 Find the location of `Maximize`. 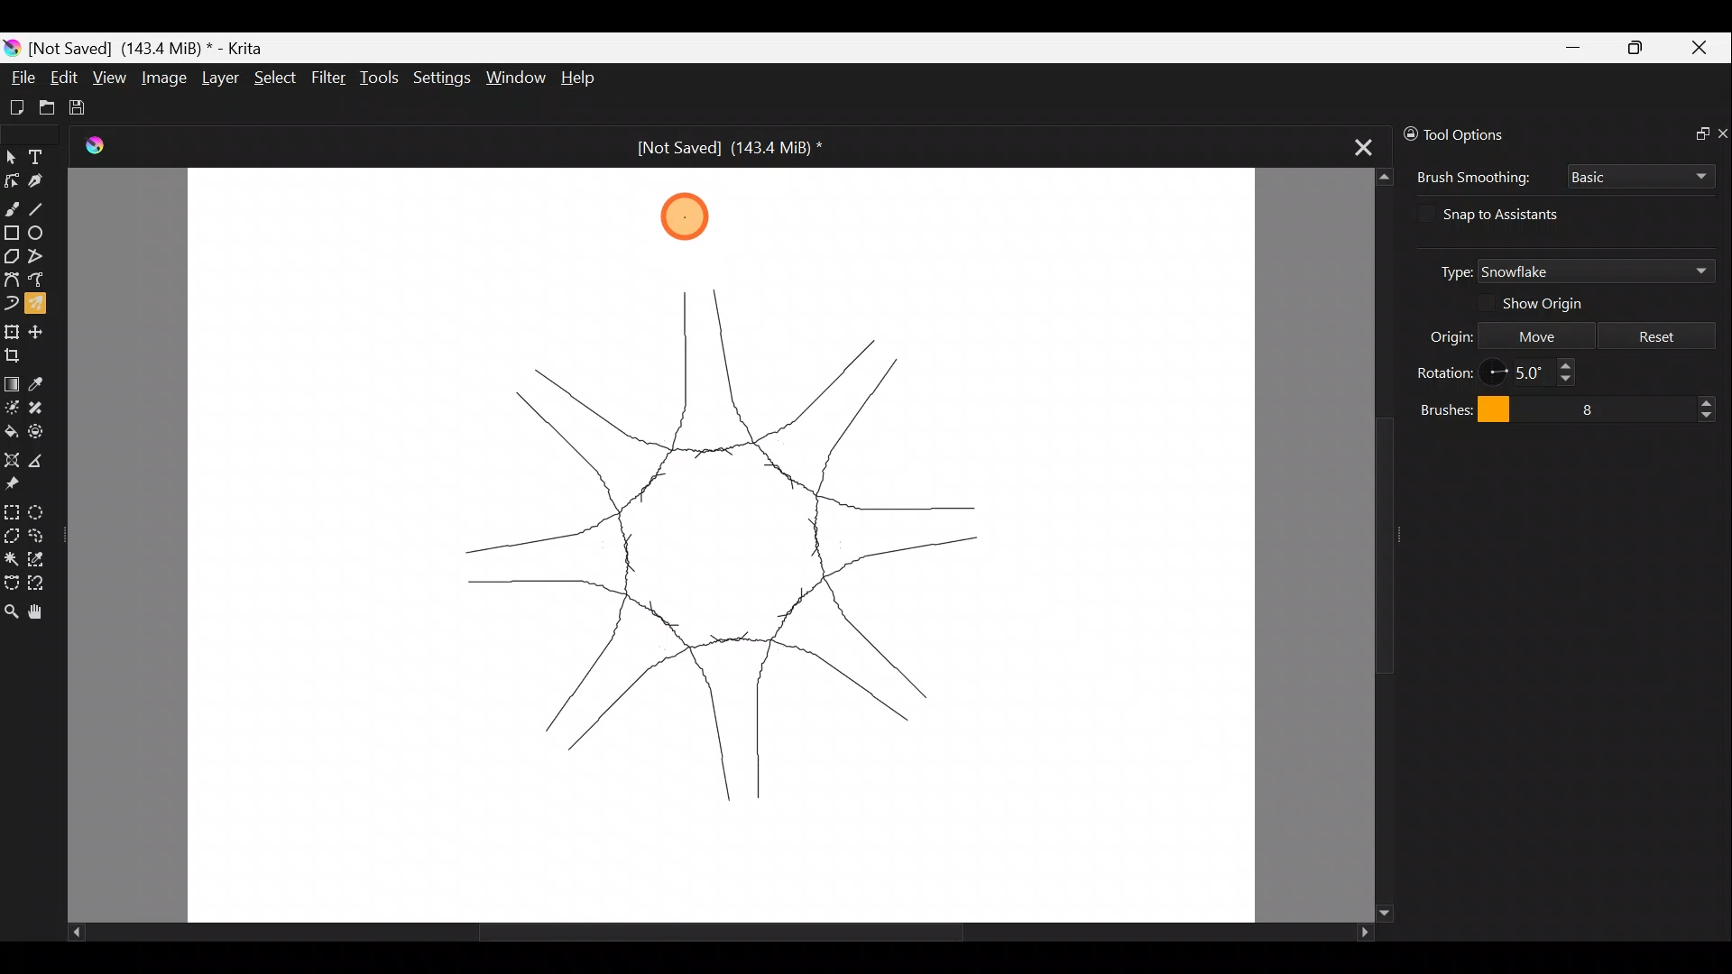

Maximize is located at coordinates (1638, 46).